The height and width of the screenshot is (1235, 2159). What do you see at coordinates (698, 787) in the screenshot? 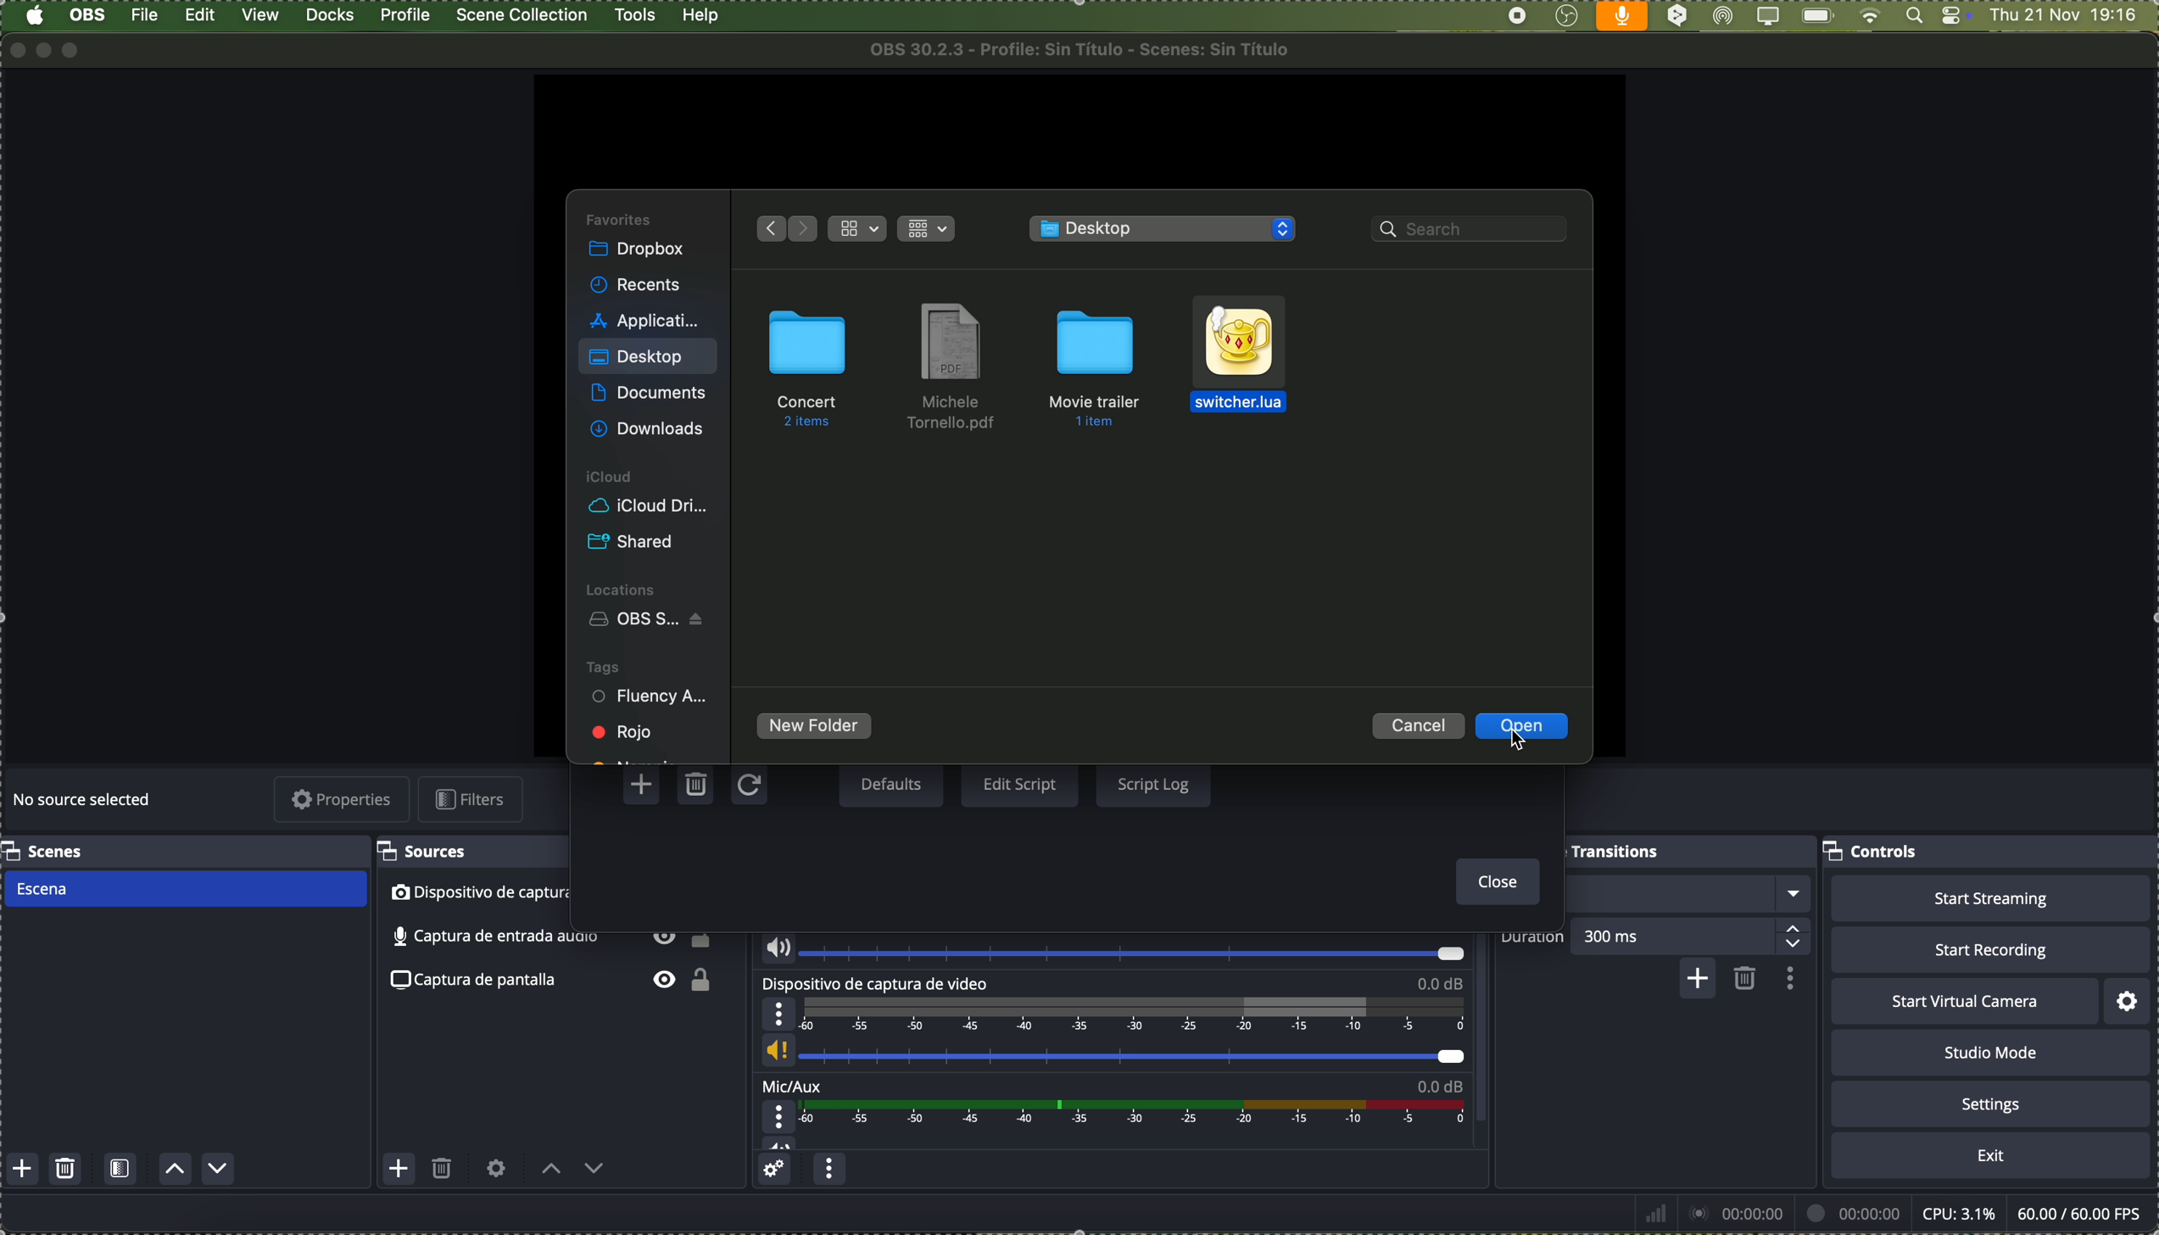
I see `delete script` at bounding box center [698, 787].